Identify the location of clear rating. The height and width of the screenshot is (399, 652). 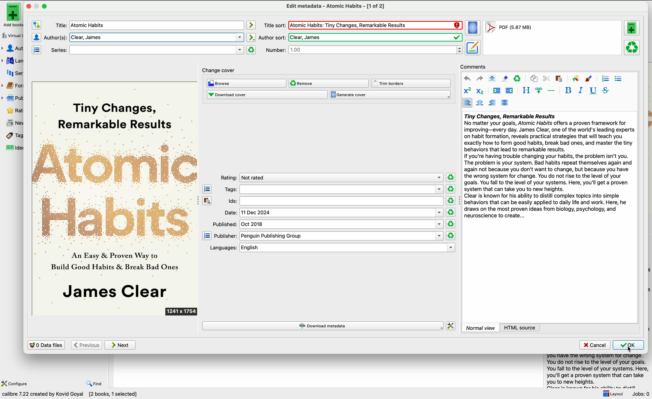
(450, 177).